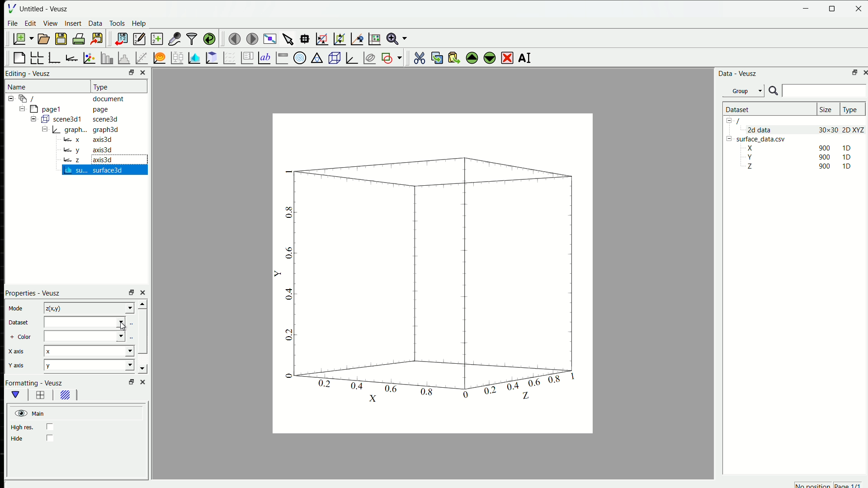  Describe the element at coordinates (230, 57) in the screenshot. I see `plot a vector field` at that location.